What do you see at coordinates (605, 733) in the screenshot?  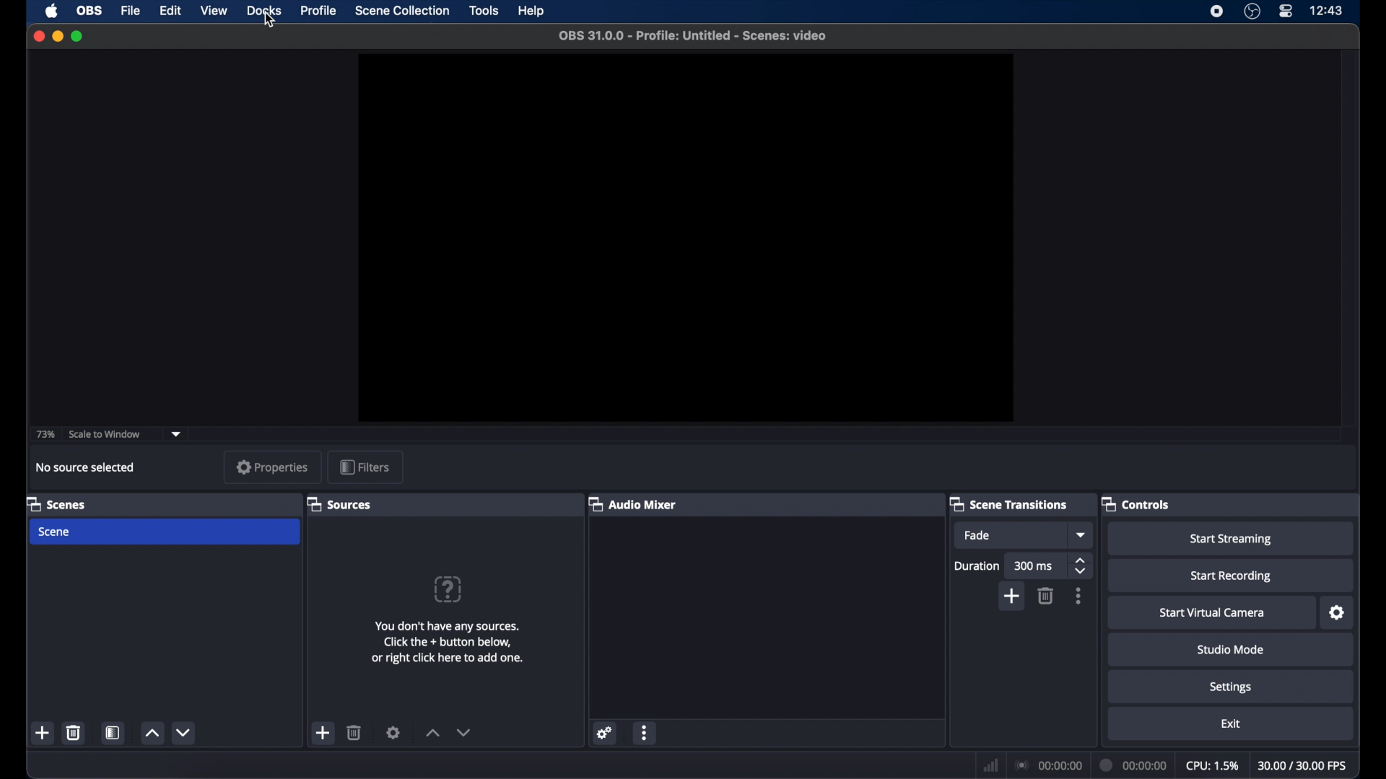 I see `settings` at bounding box center [605, 733].